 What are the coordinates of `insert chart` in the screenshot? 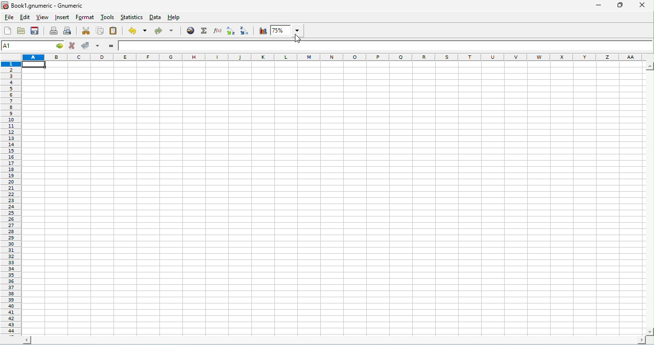 It's located at (263, 31).